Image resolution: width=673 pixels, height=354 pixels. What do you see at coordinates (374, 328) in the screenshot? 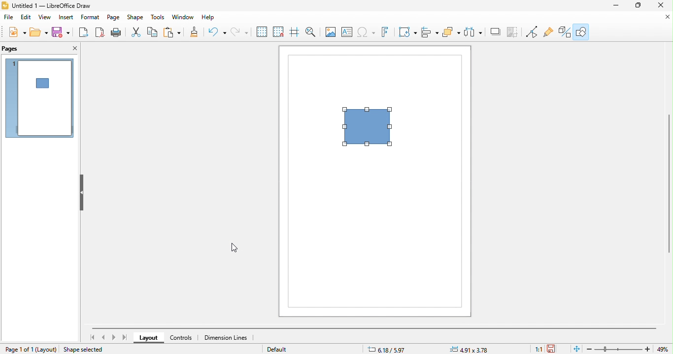
I see `horizontal scroll bar` at bounding box center [374, 328].